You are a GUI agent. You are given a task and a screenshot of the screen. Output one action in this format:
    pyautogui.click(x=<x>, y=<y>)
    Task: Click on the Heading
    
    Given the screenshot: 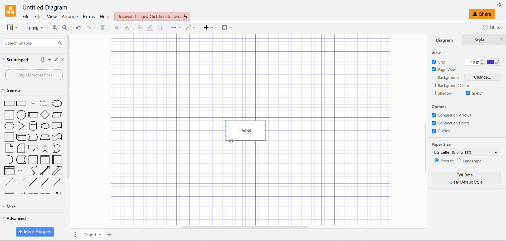 What is the action you would take?
    pyautogui.click(x=45, y=103)
    